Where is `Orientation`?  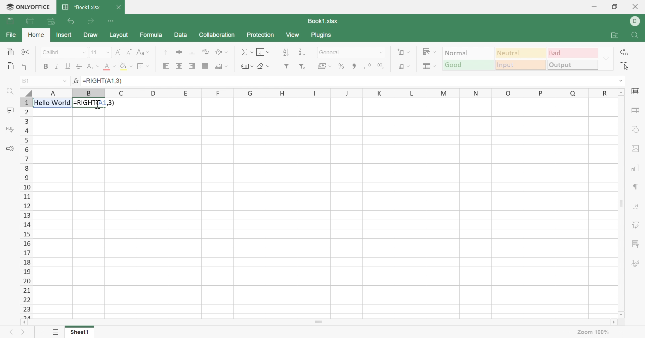
Orientation is located at coordinates (219, 52).